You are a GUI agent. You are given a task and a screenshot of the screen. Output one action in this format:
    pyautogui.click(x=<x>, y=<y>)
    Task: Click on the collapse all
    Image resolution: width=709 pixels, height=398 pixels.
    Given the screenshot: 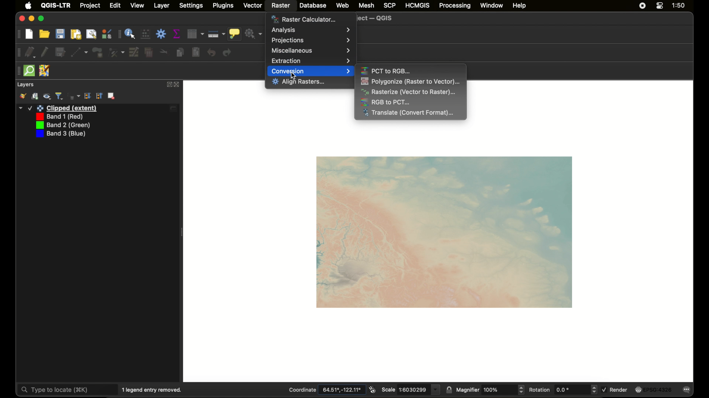 What is the action you would take?
    pyautogui.click(x=88, y=96)
    